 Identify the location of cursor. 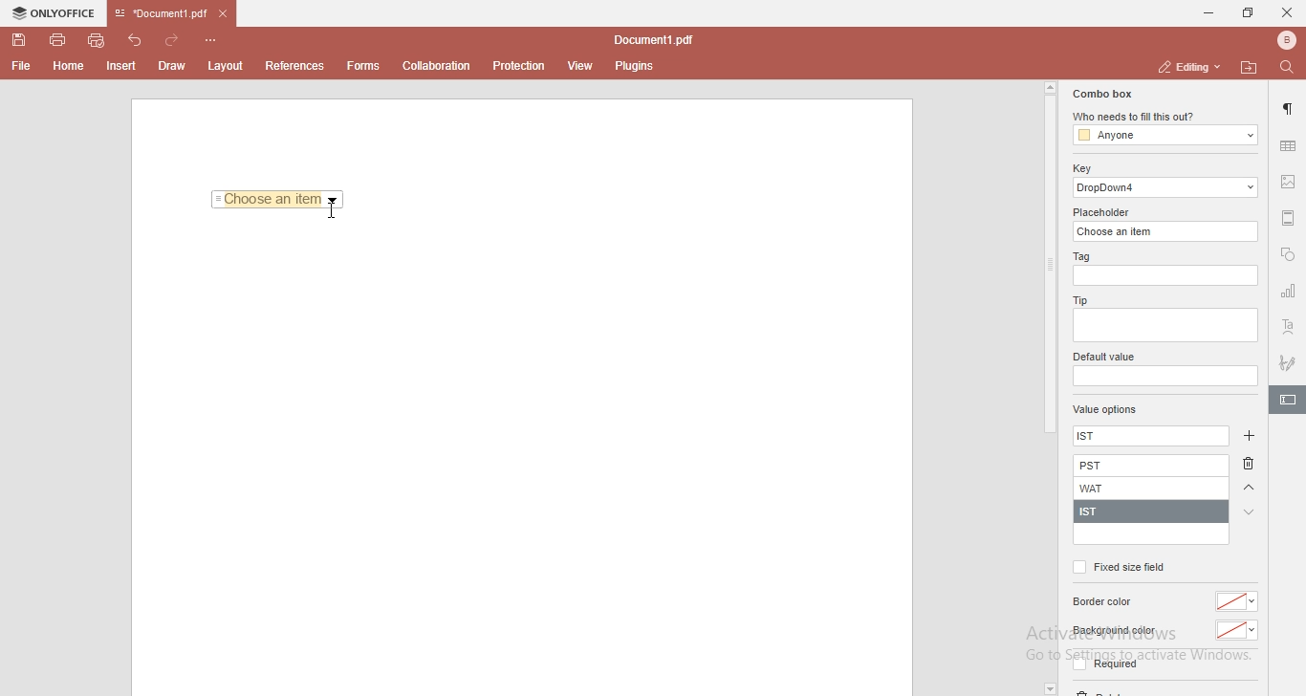
(335, 211).